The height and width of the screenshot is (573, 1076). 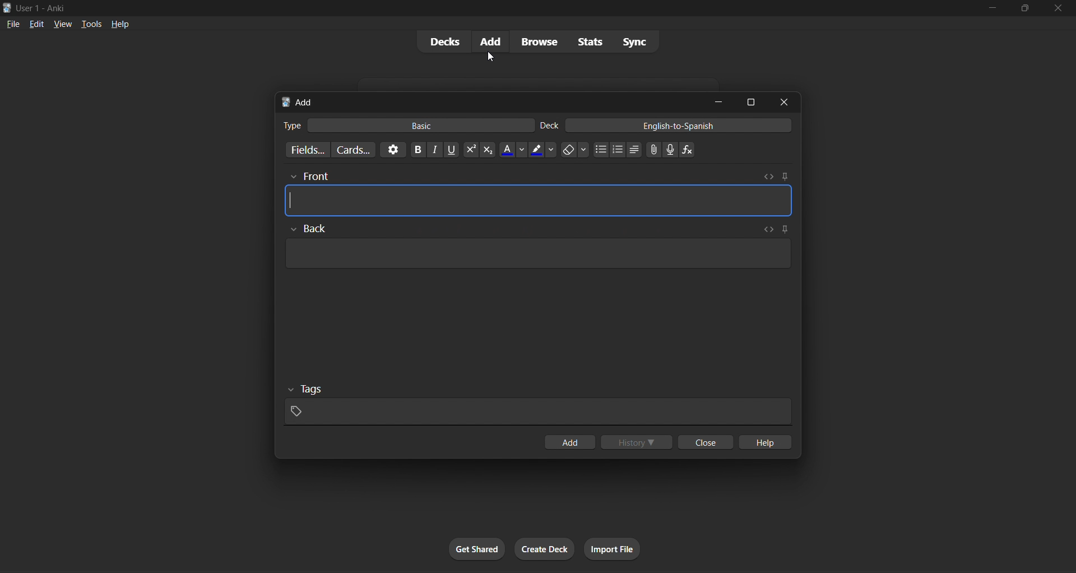 I want to click on stats, so click(x=586, y=41).